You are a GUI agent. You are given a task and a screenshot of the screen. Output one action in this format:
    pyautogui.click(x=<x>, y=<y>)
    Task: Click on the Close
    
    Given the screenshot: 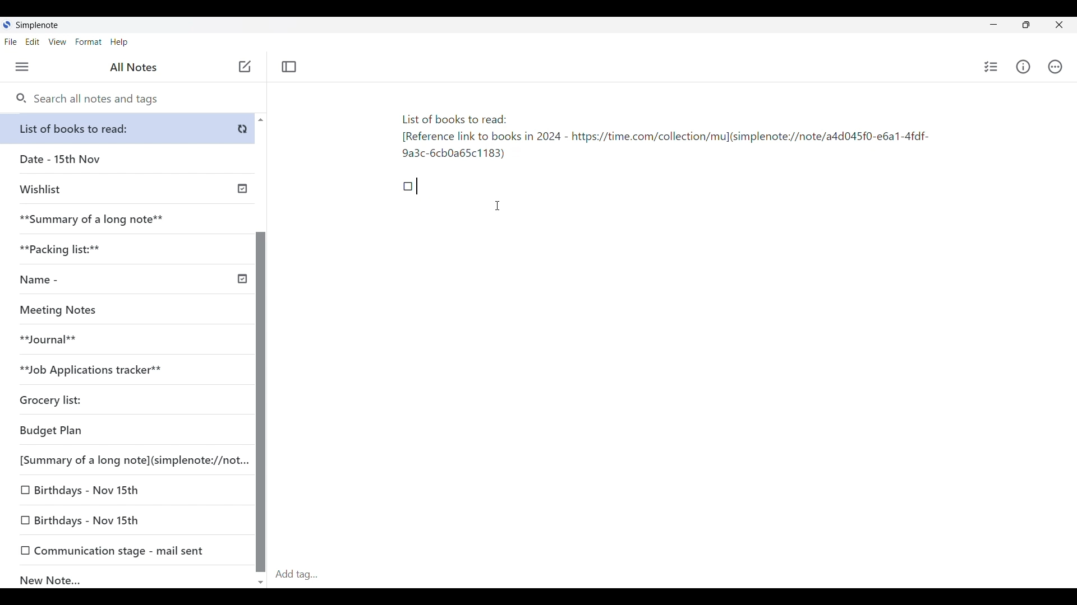 What is the action you would take?
    pyautogui.click(x=1060, y=25)
    